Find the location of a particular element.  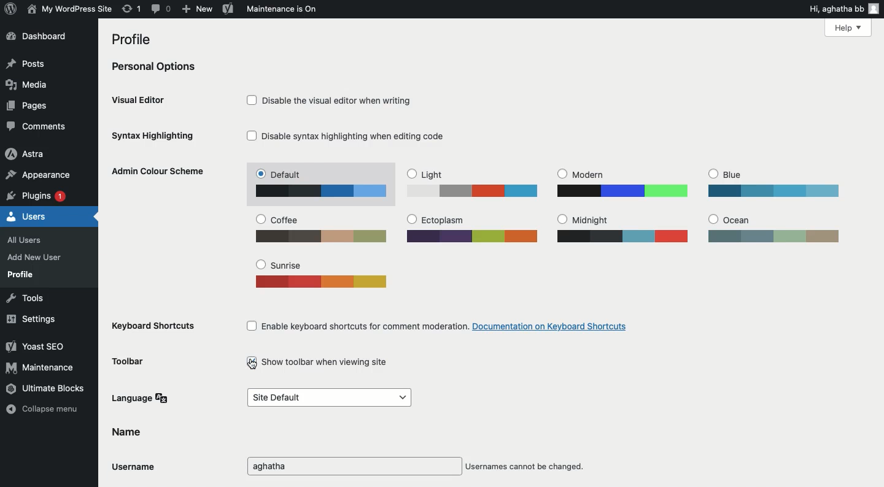

Toolbar is located at coordinates (130, 361).